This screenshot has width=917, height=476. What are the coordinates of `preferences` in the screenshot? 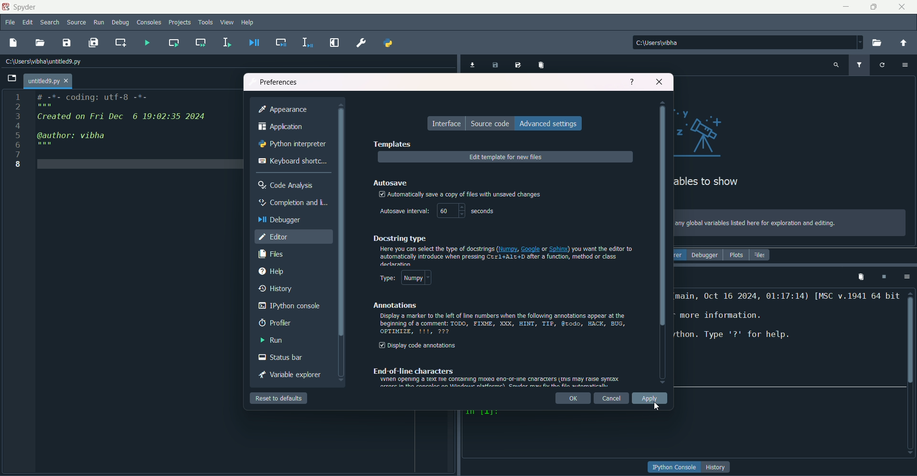 It's located at (279, 81).